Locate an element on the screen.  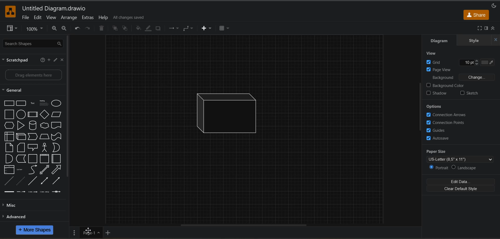
style is located at coordinates (473, 41).